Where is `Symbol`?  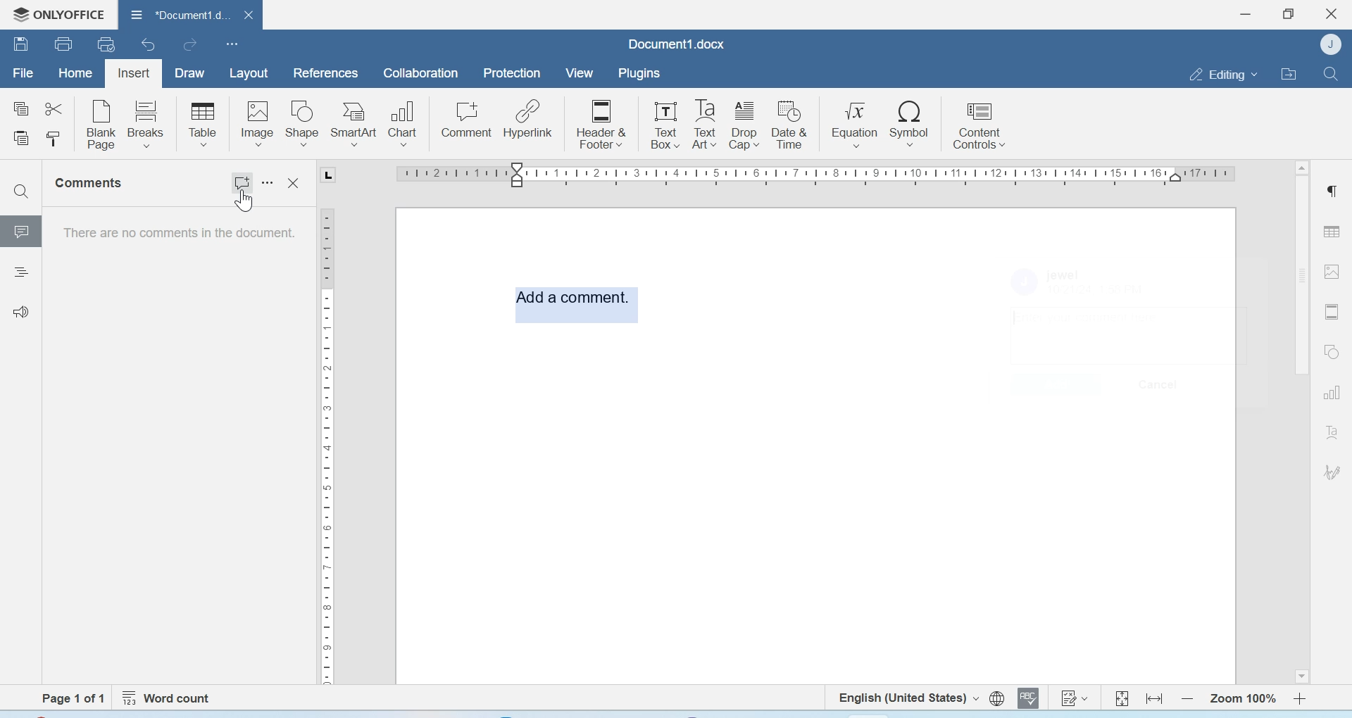
Symbol is located at coordinates (910, 122).